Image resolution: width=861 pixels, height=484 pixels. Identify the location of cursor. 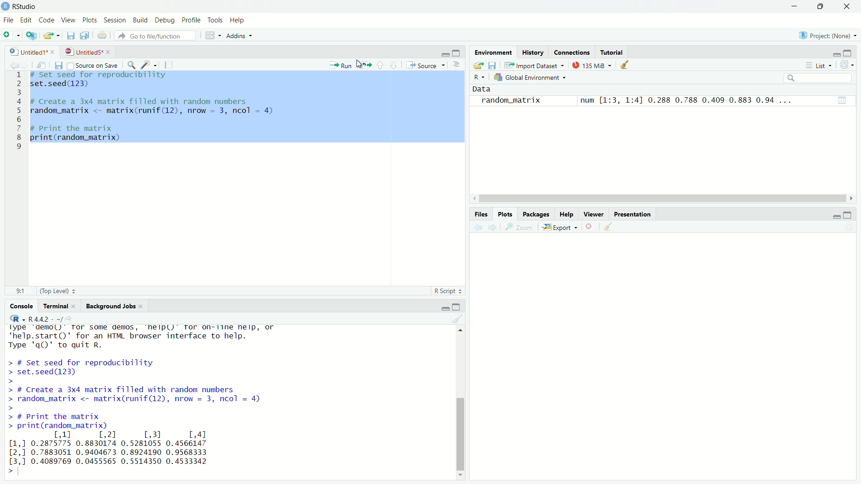
(359, 65).